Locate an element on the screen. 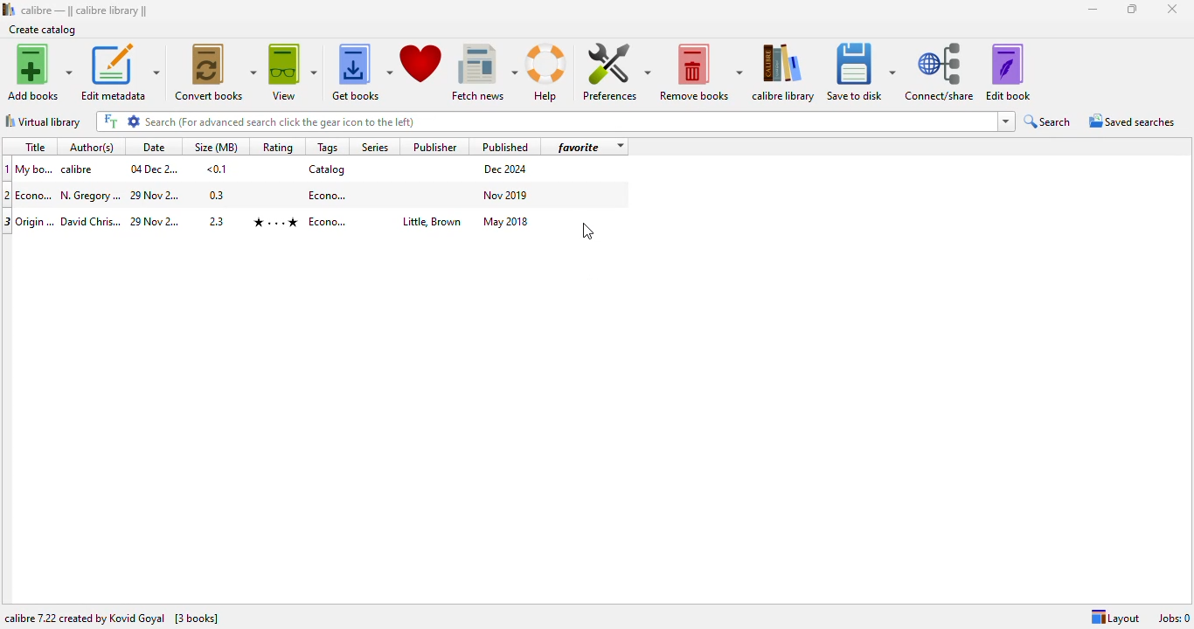 This screenshot has height=629, width=1194. favorite is located at coordinates (579, 147).